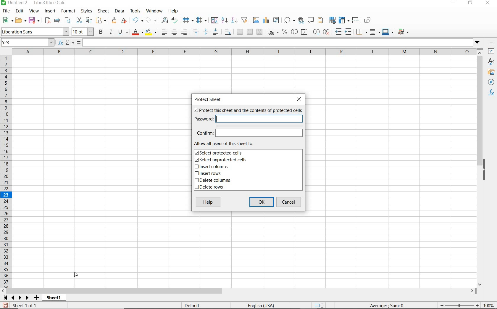  Describe the element at coordinates (34, 11) in the screenshot. I see `VIEW` at that location.